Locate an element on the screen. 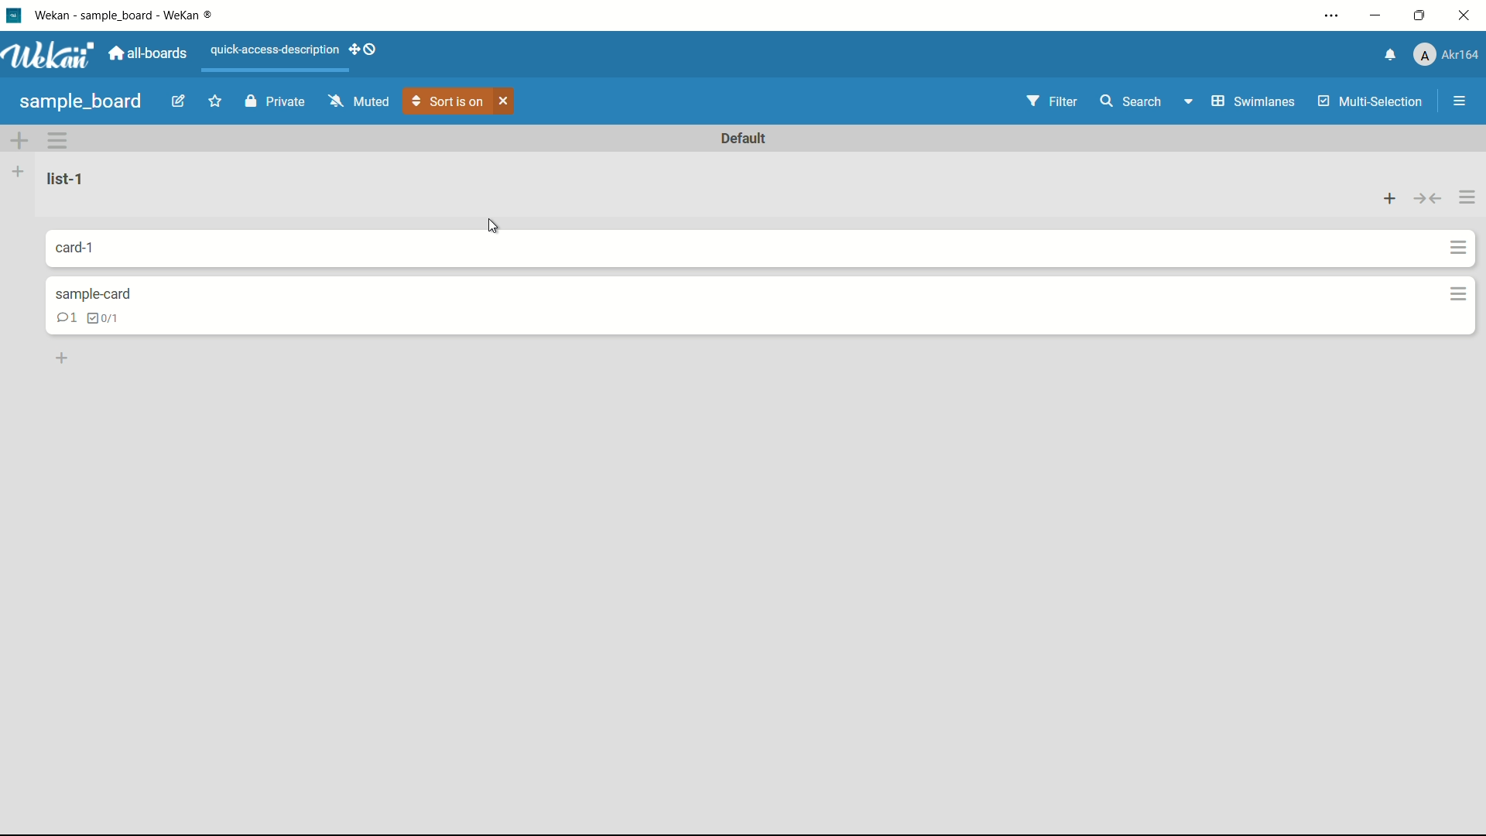 This screenshot has width=1486, height=836. card actions is located at coordinates (1459, 247).